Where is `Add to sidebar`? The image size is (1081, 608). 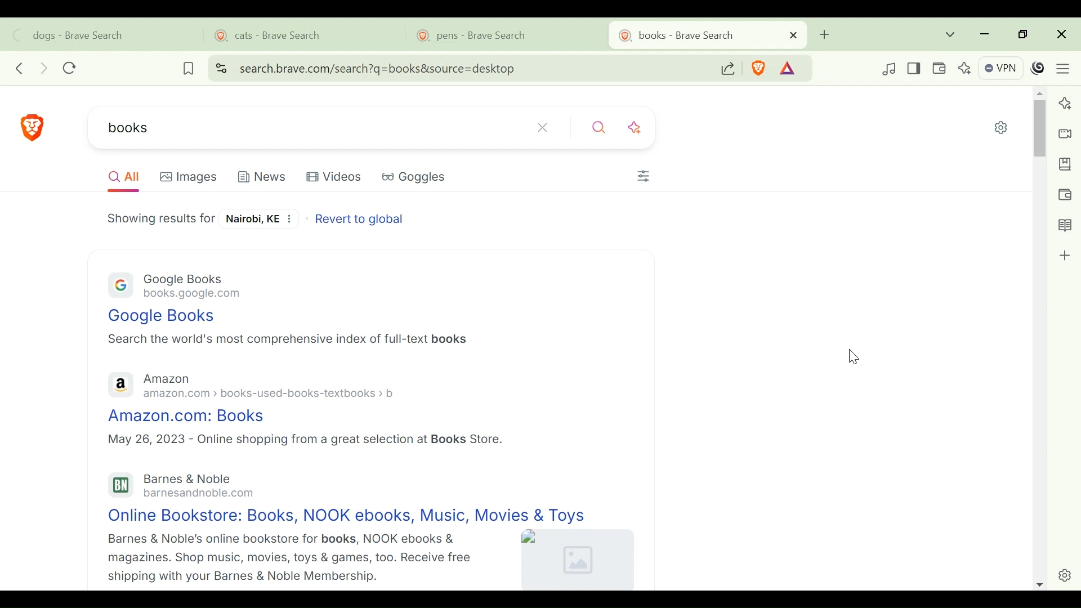
Add to sidebar is located at coordinates (1066, 257).